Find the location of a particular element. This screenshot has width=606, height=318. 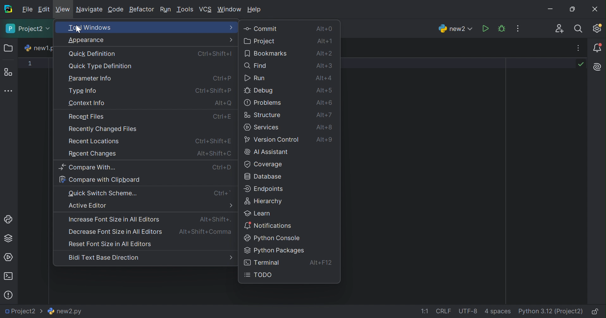

TODO is located at coordinates (259, 275).